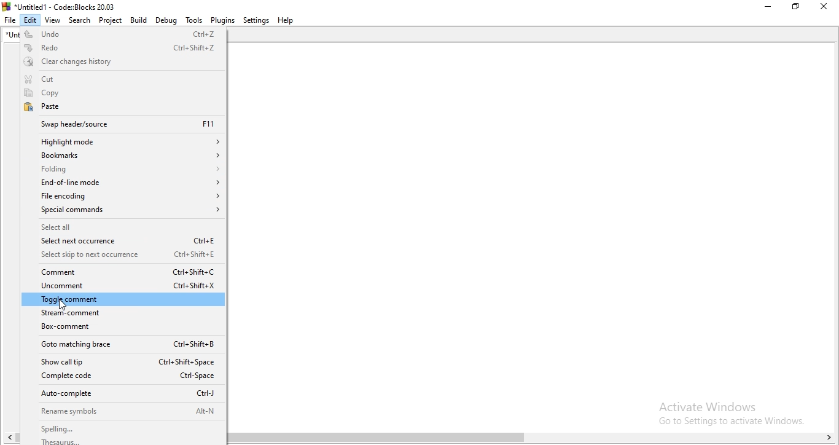 Image resolution: width=839 pixels, height=445 pixels. What do you see at coordinates (112, 20) in the screenshot?
I see `Project ` at bounding box center [112, 20].